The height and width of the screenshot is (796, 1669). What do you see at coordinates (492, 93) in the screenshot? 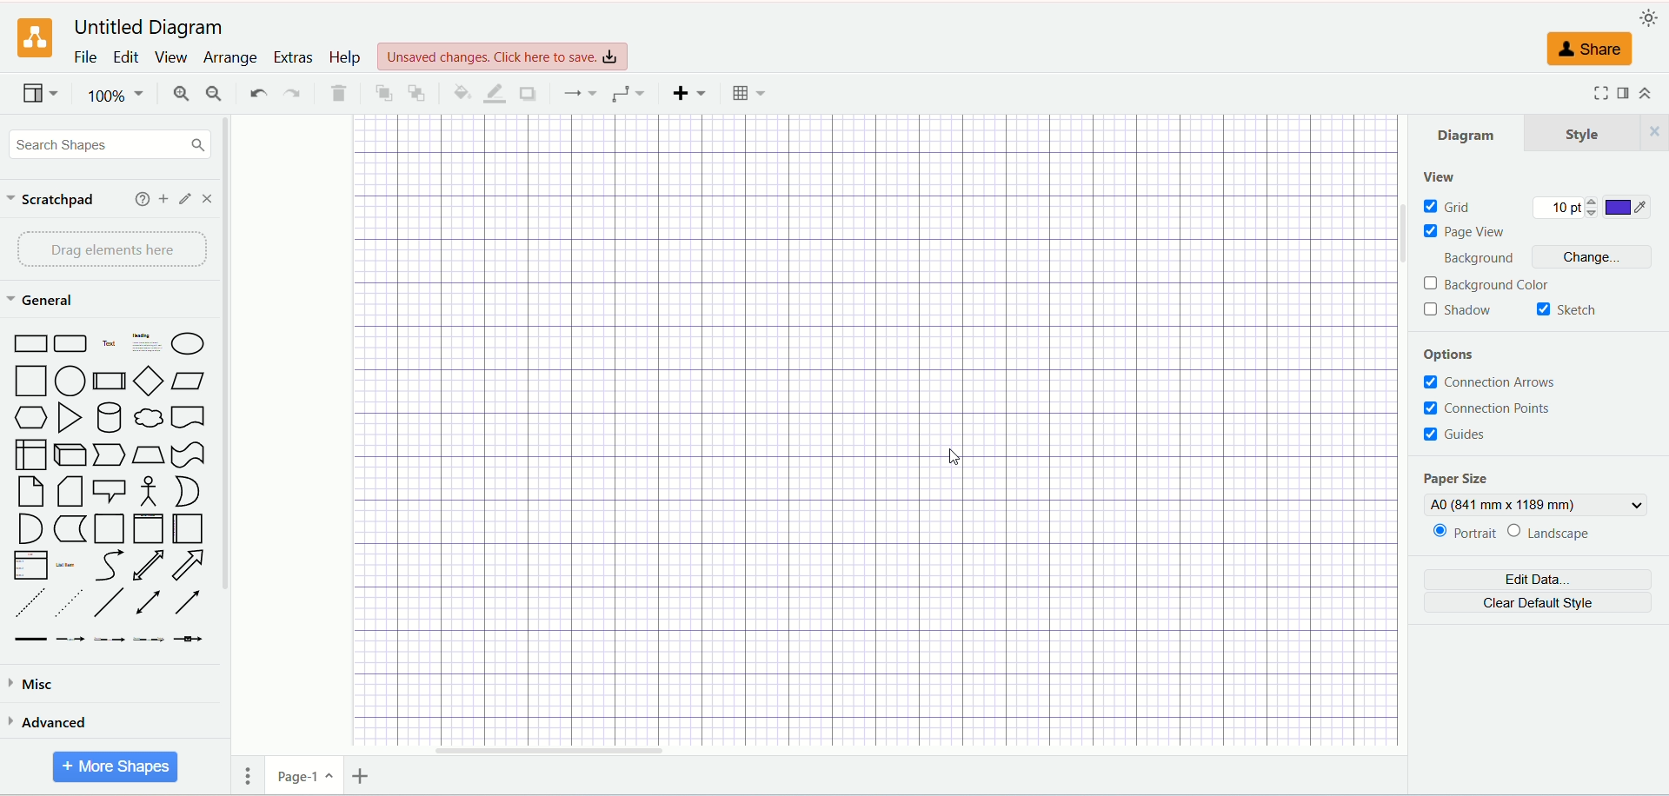
I see `line color` at bounding box center [492, 93].